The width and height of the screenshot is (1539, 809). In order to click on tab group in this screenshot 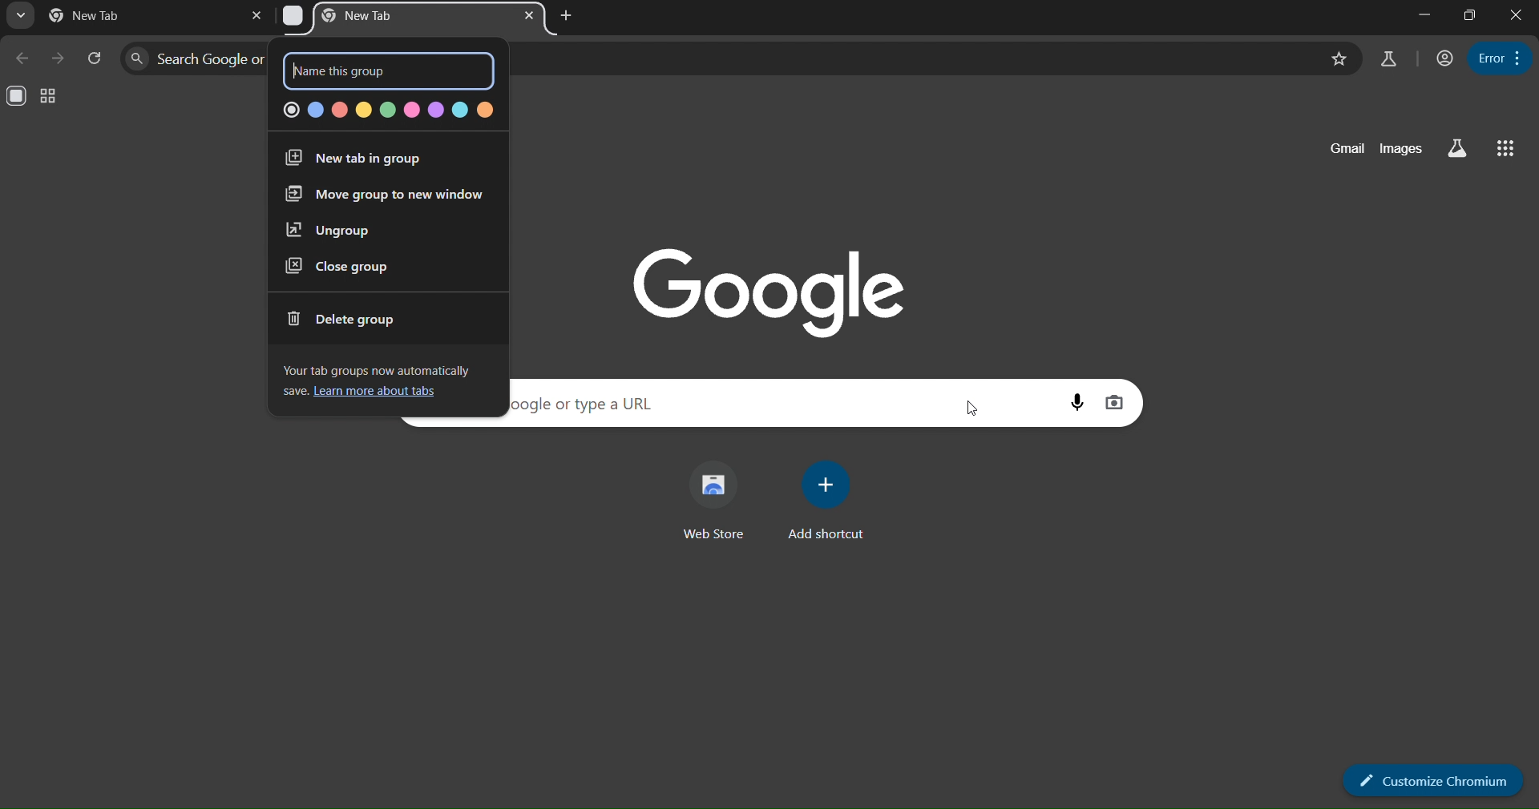, I will do `click(48, 96)`.